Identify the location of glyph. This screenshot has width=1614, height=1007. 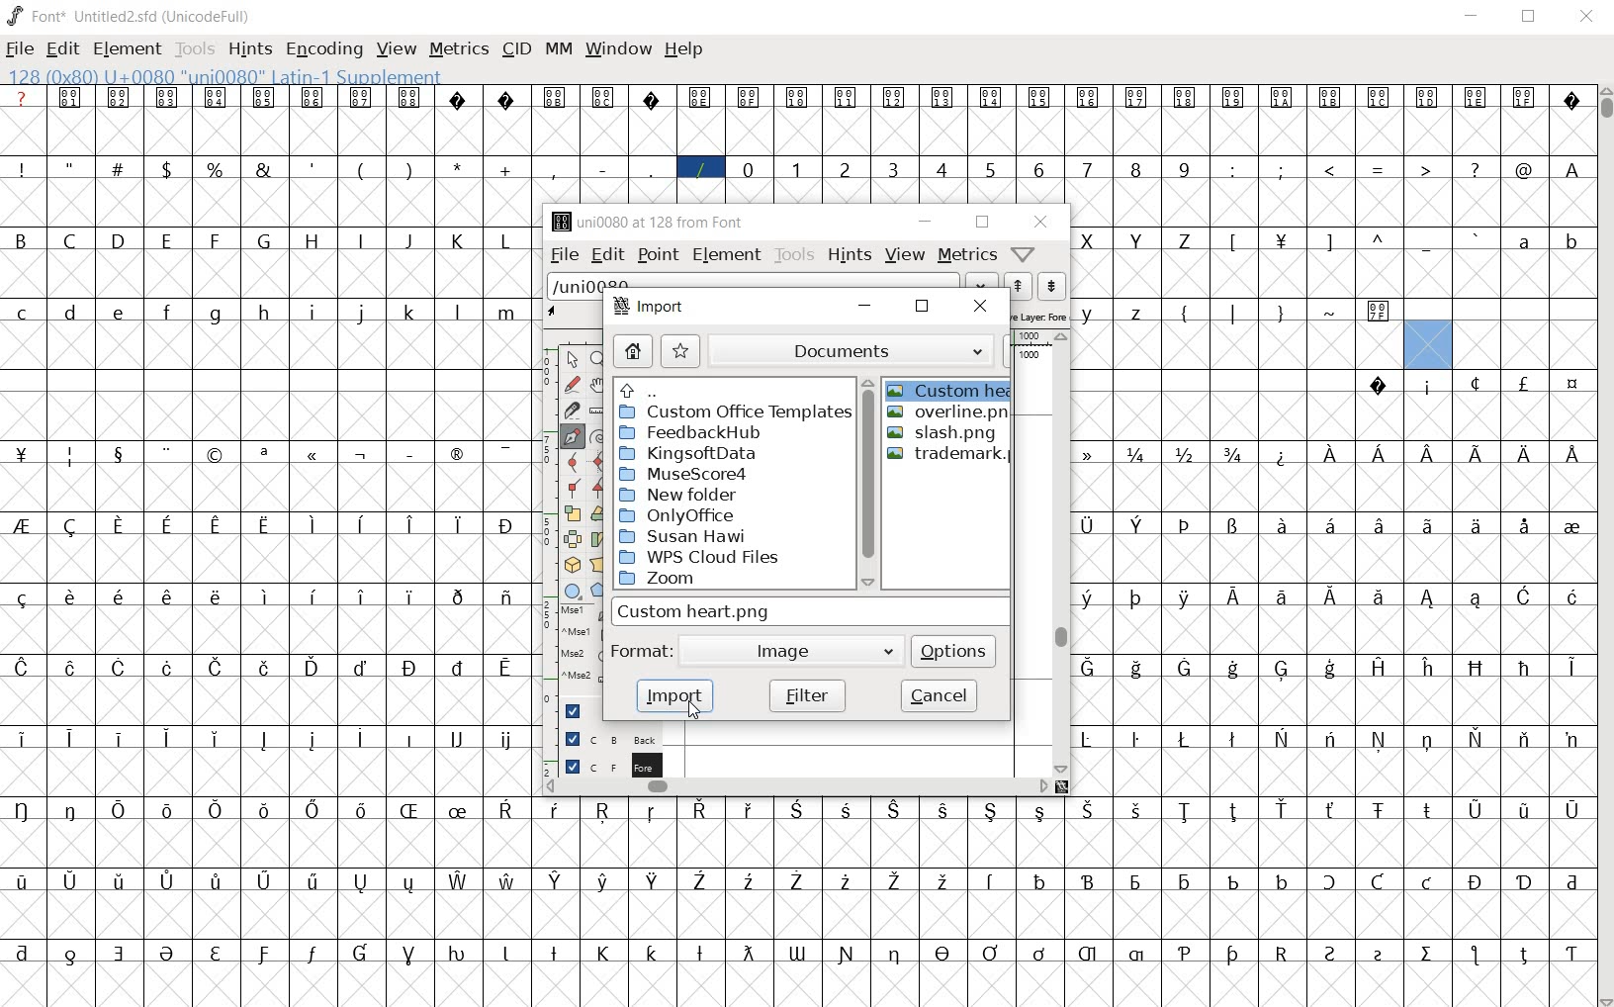
(166, 240).